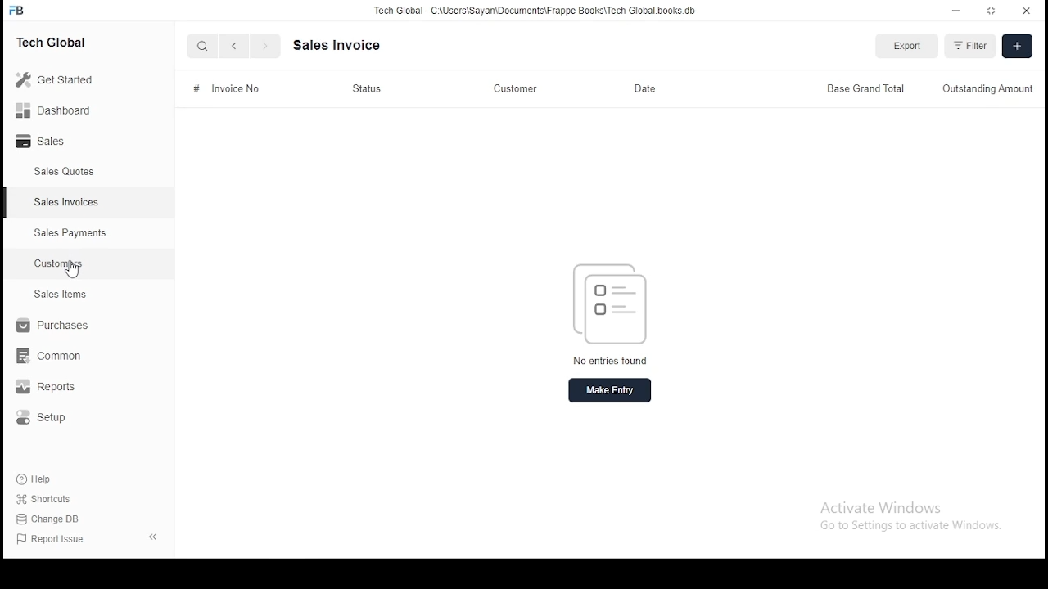 Image resolution: width=1048 pixels, height=589 pixels. What do you see at coordinates (970, 45) in the screenshot?
I see `filter` at bounding box center [970, 45].